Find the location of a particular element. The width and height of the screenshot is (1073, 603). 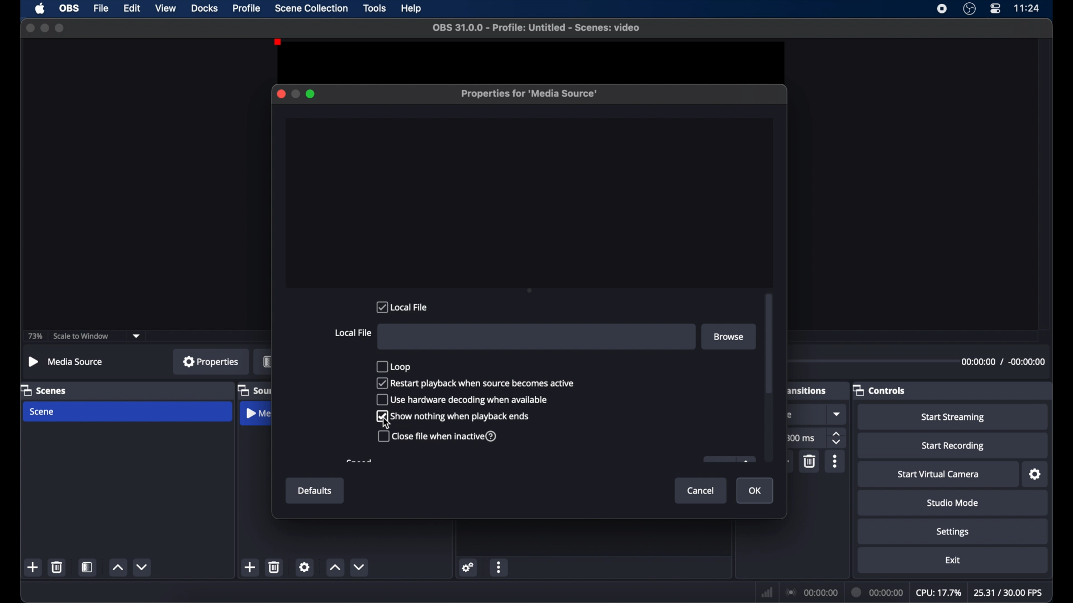

increment is located at coordinates (118, 568).